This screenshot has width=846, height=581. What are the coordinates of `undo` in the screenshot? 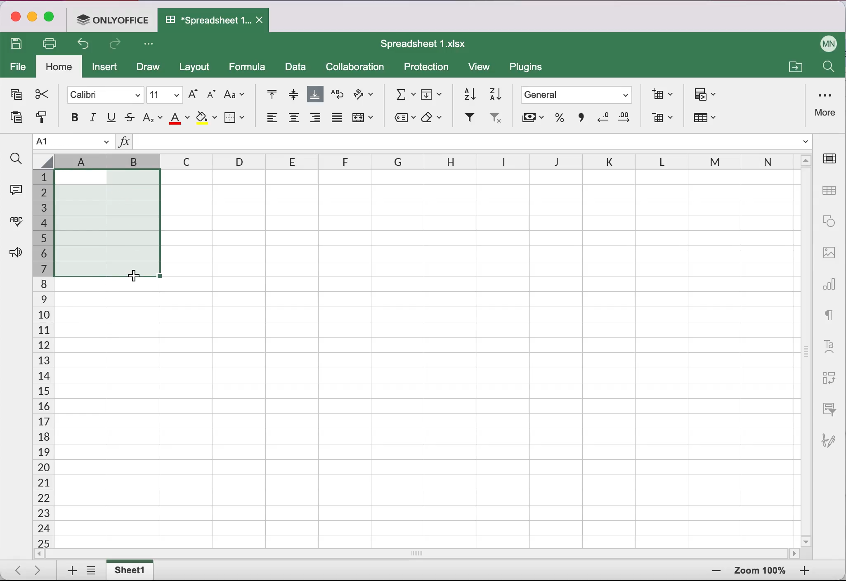 It's located at (86, 46).